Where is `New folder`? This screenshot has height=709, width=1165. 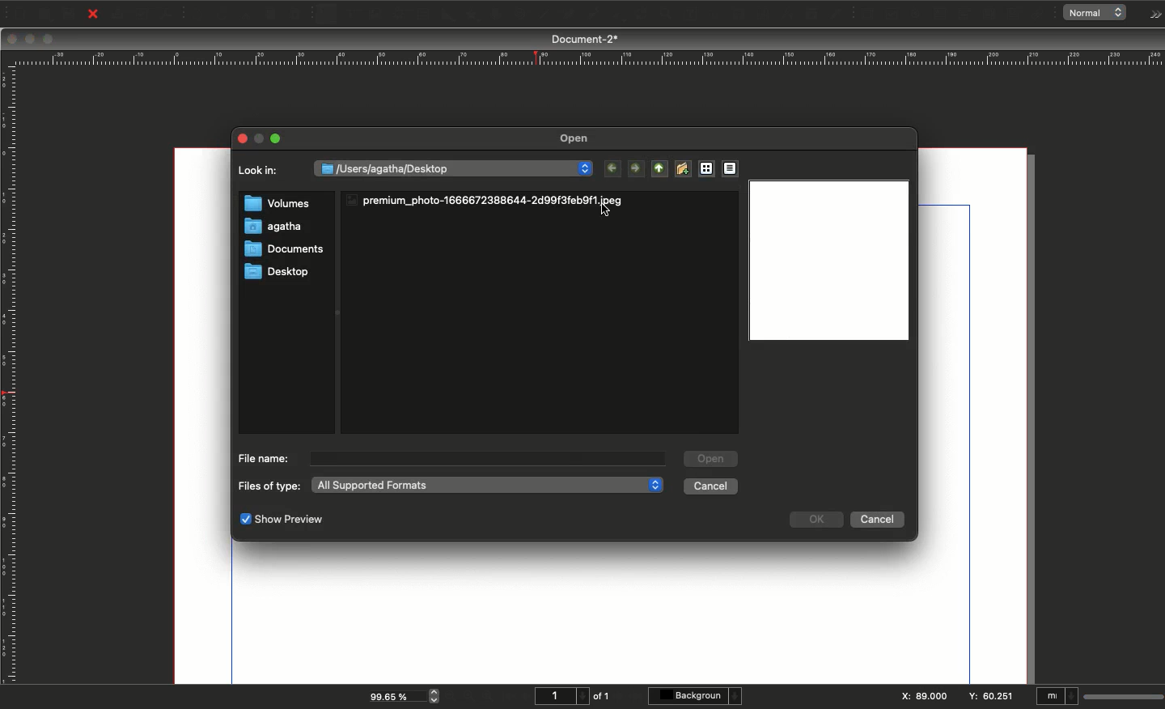 New folder is located at coordinates (682, 168).